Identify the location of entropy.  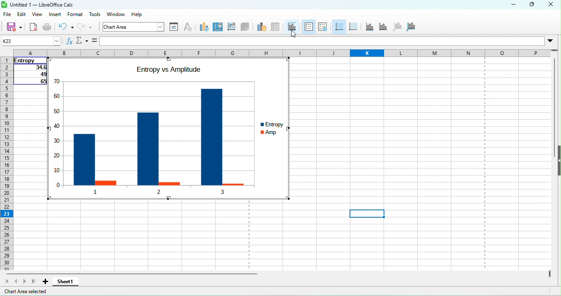
(29, 60).